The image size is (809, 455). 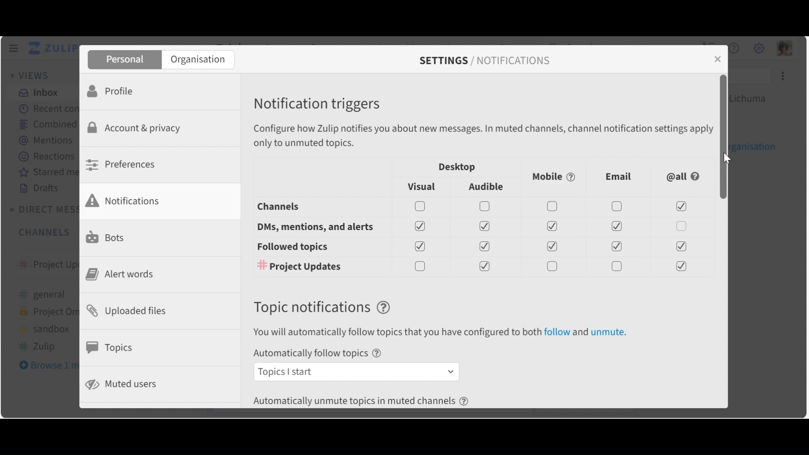 What do you see at coordinates (137, 129) in the screenshot?
I see `Account & Privacy` at bounding box center [137, 129].